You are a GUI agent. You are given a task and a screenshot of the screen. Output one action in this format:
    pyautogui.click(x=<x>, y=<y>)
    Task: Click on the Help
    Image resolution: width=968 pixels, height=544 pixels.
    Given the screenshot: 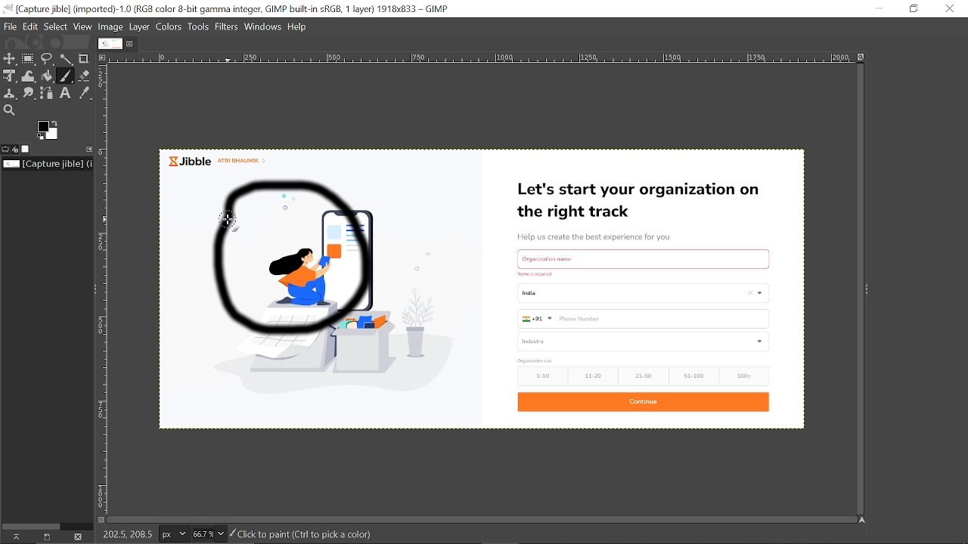 What is the action you would take?
    pyautogui.click(x=299, y=27)
    